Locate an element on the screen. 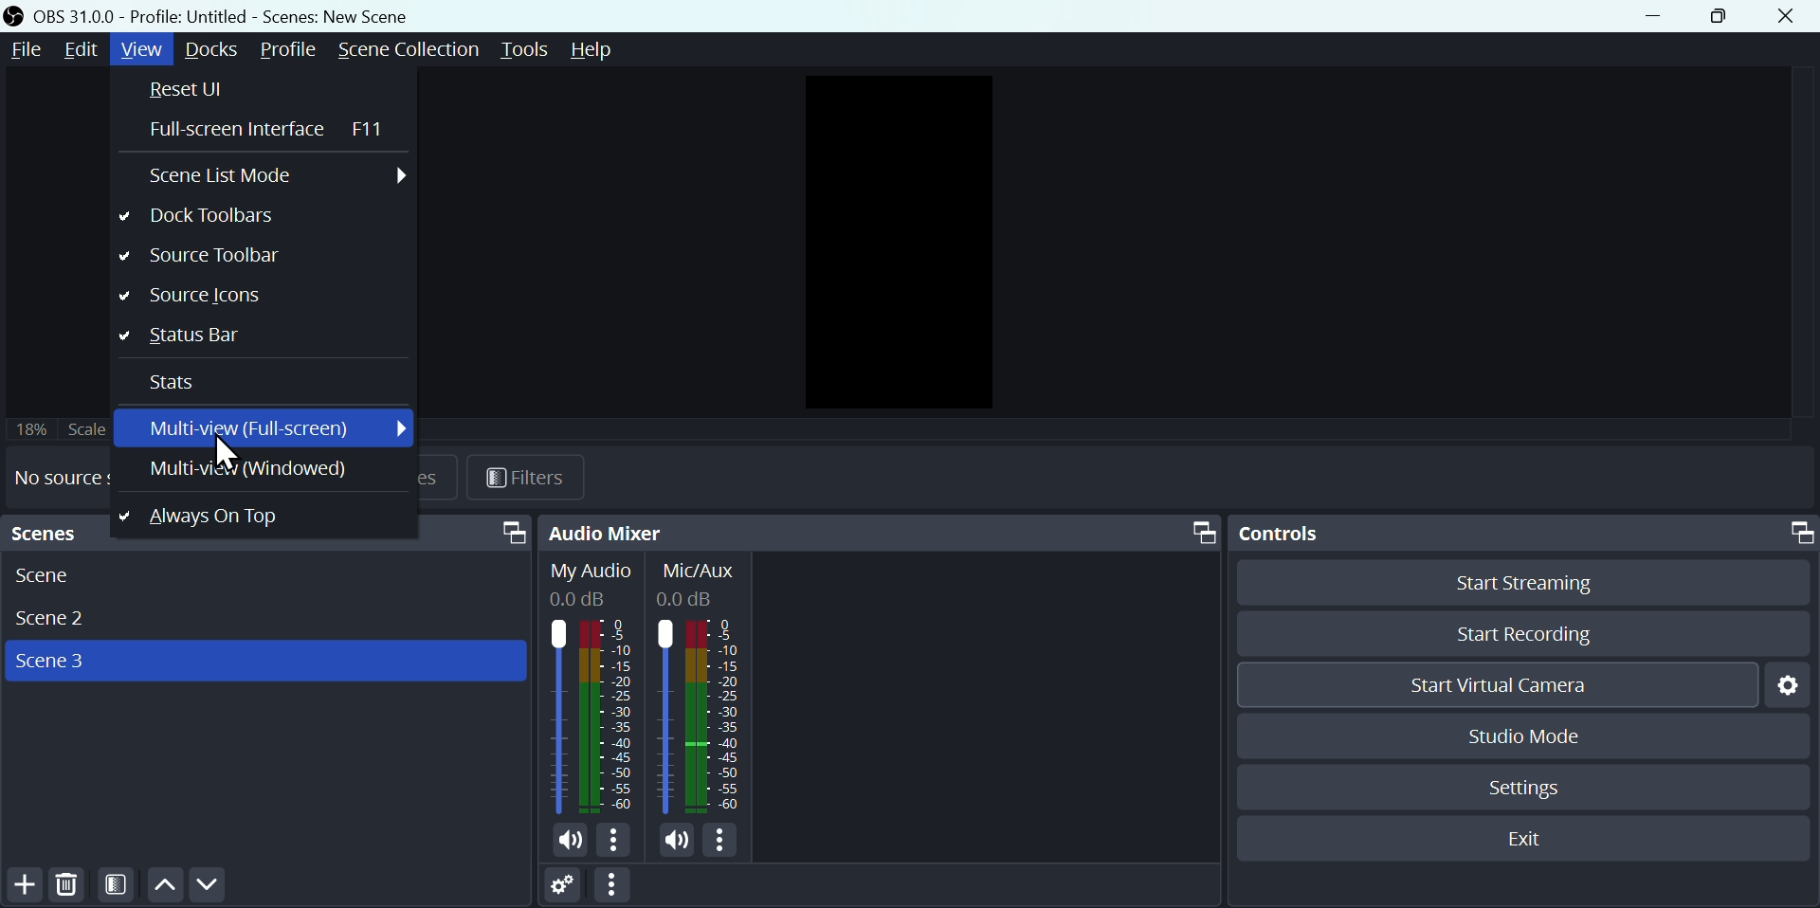  OBS Version is located at coordinates (76, 17).